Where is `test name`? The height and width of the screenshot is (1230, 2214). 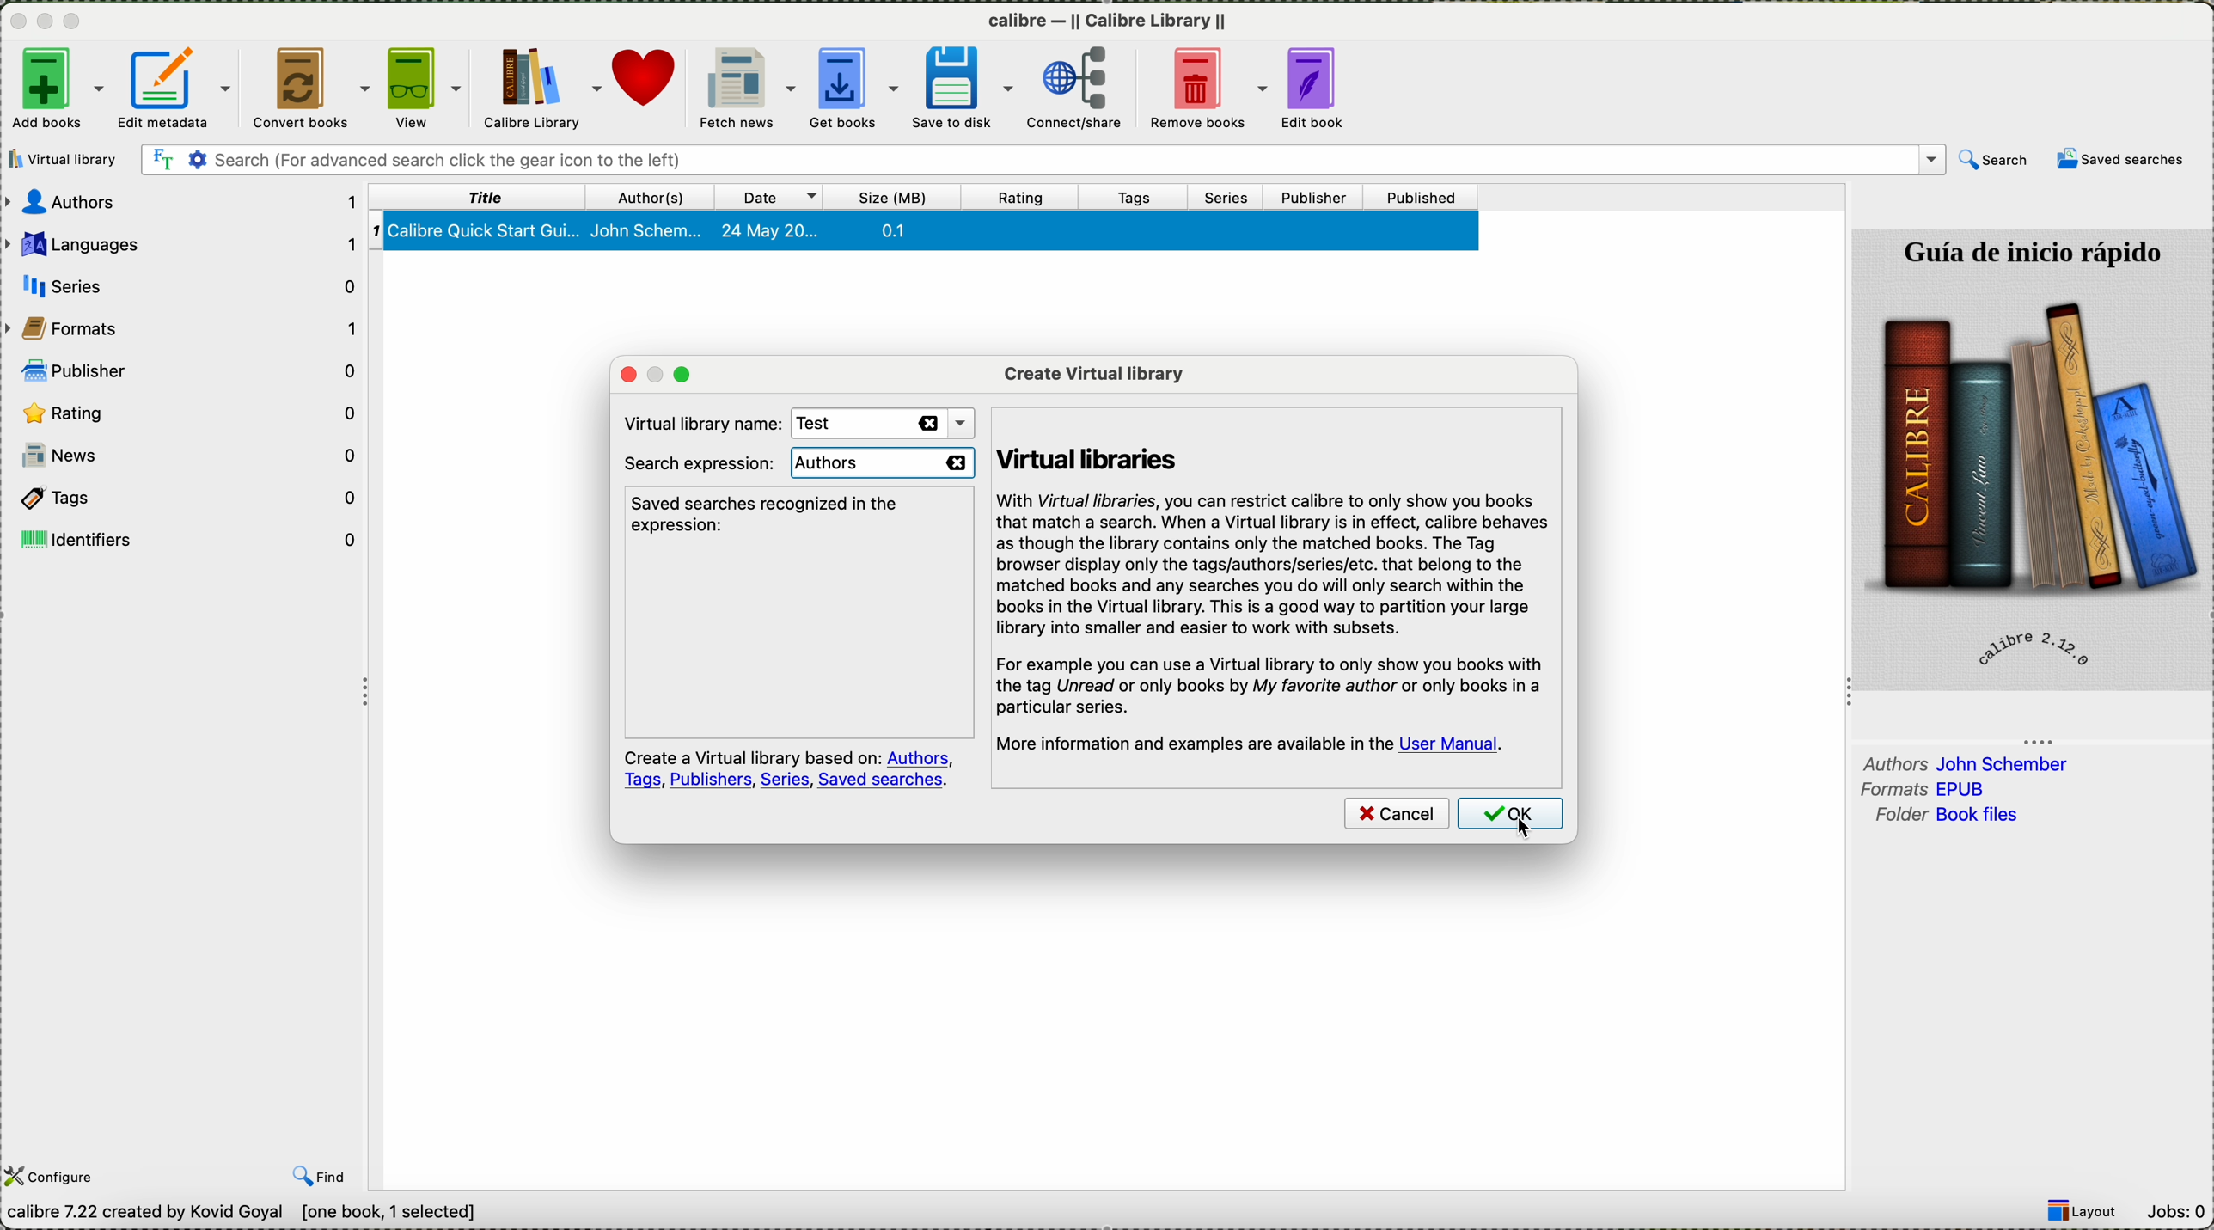
test name is located at coordinates (876, 424).